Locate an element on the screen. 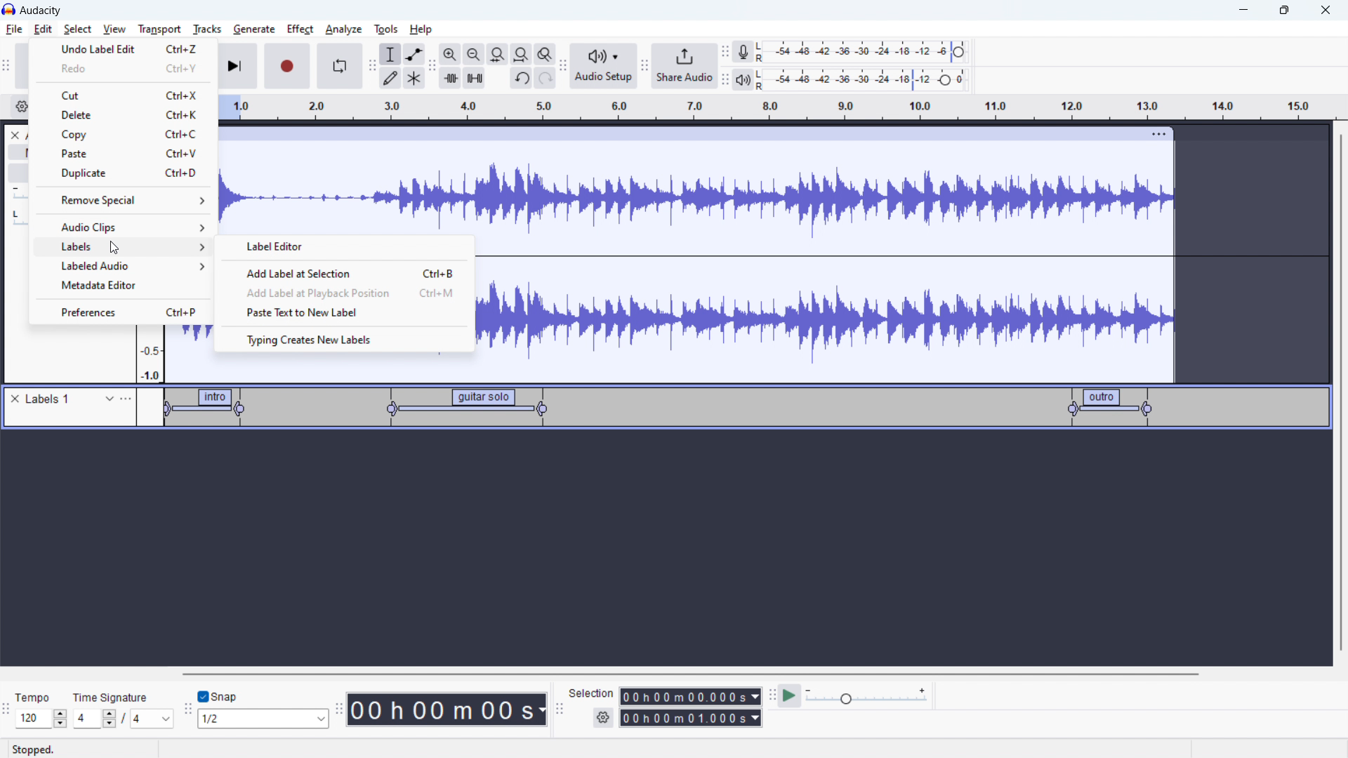  timestamp is located at coordinates (447, 708).